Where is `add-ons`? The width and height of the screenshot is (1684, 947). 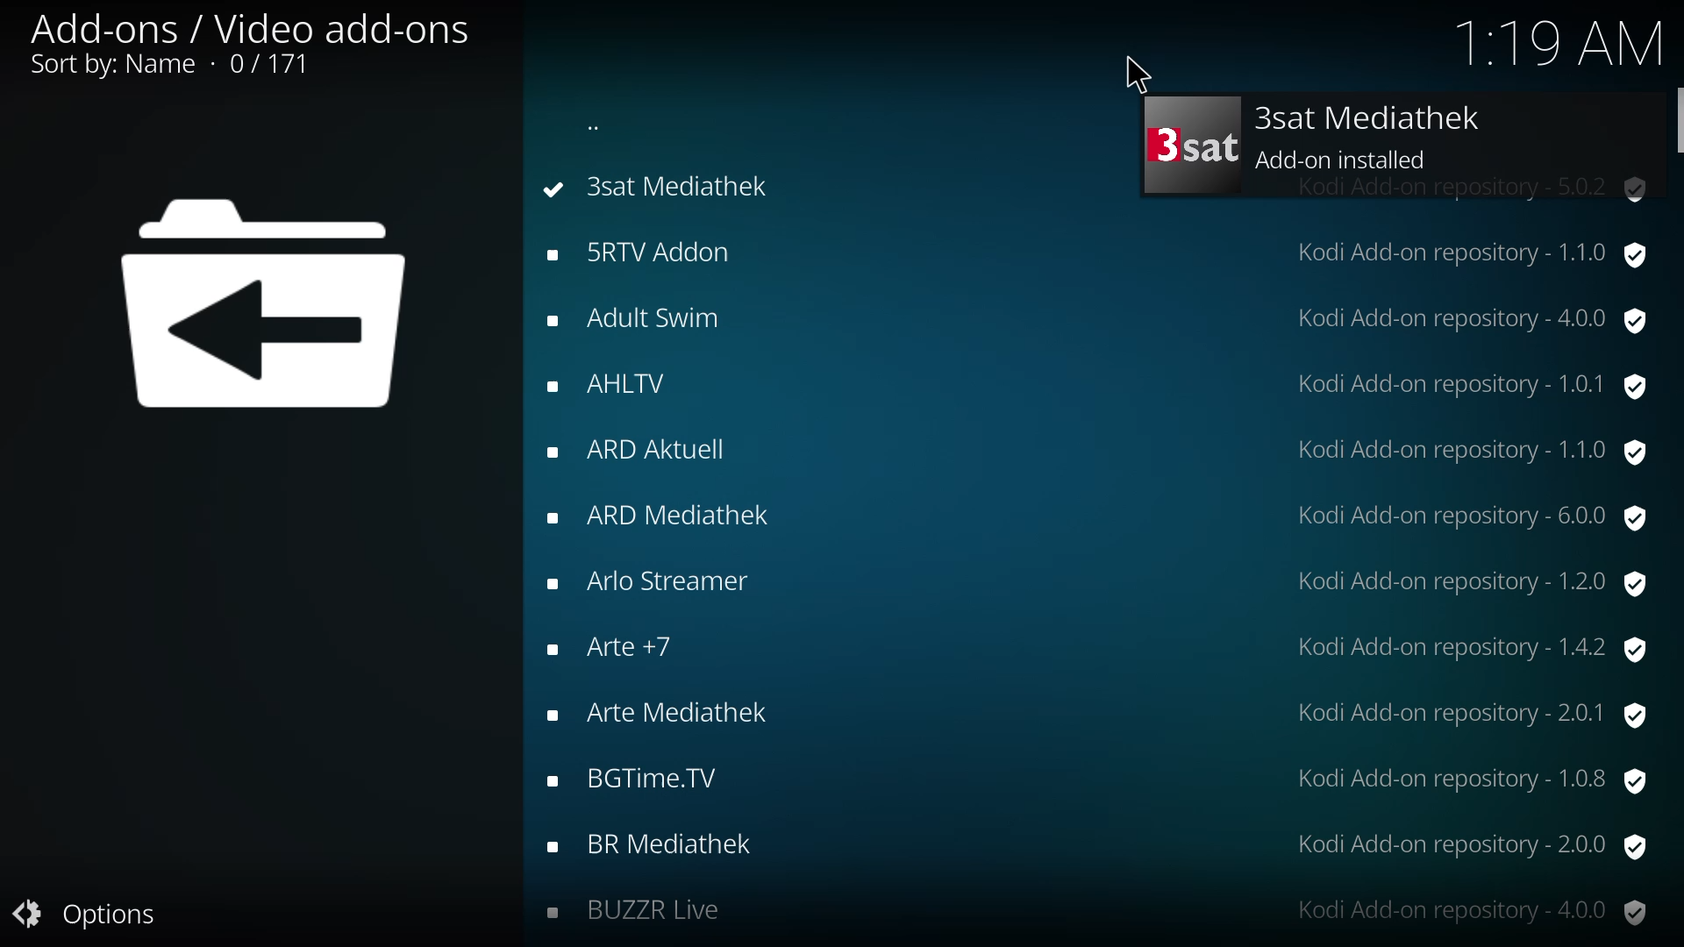
add-ons is located at coordinates (631, 318).